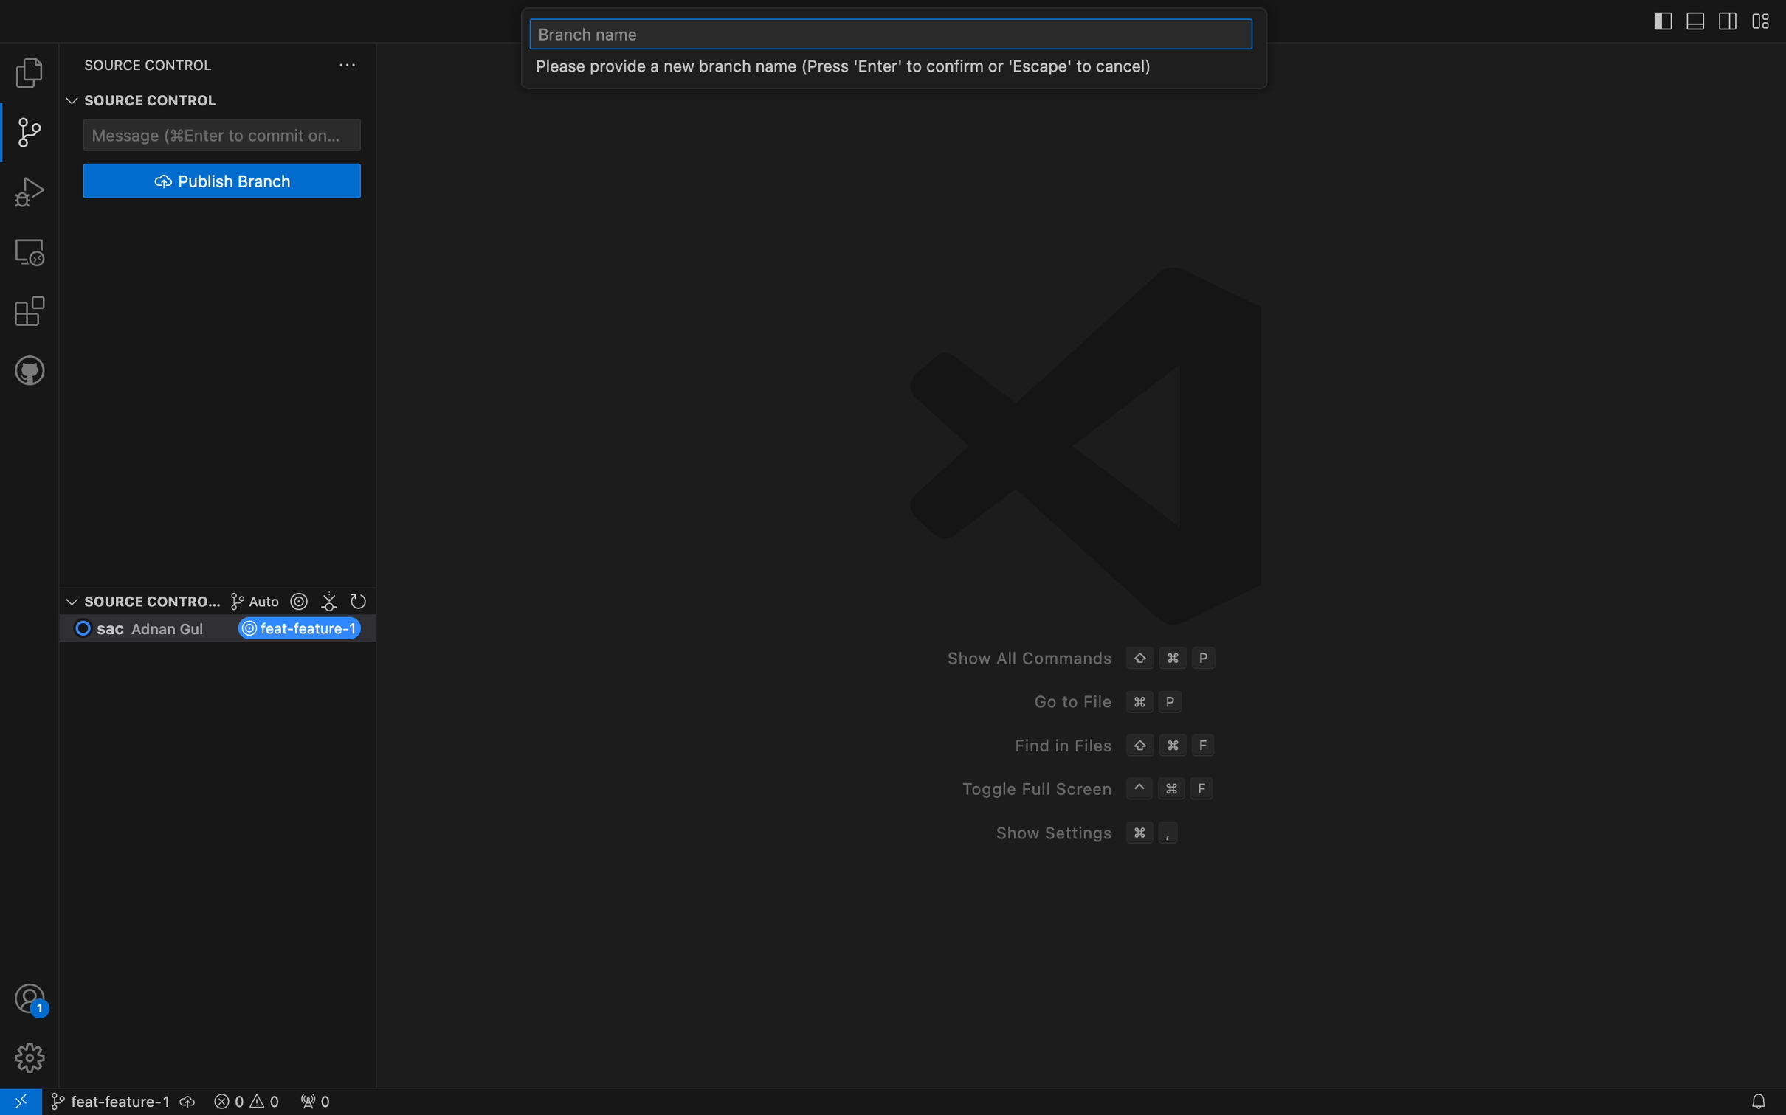 The height and width of the screenshot is (1115, 1786). What do you see at coordinates (32, 998) in the screenshot?
I see `profile` at bounding box center [32, 998].